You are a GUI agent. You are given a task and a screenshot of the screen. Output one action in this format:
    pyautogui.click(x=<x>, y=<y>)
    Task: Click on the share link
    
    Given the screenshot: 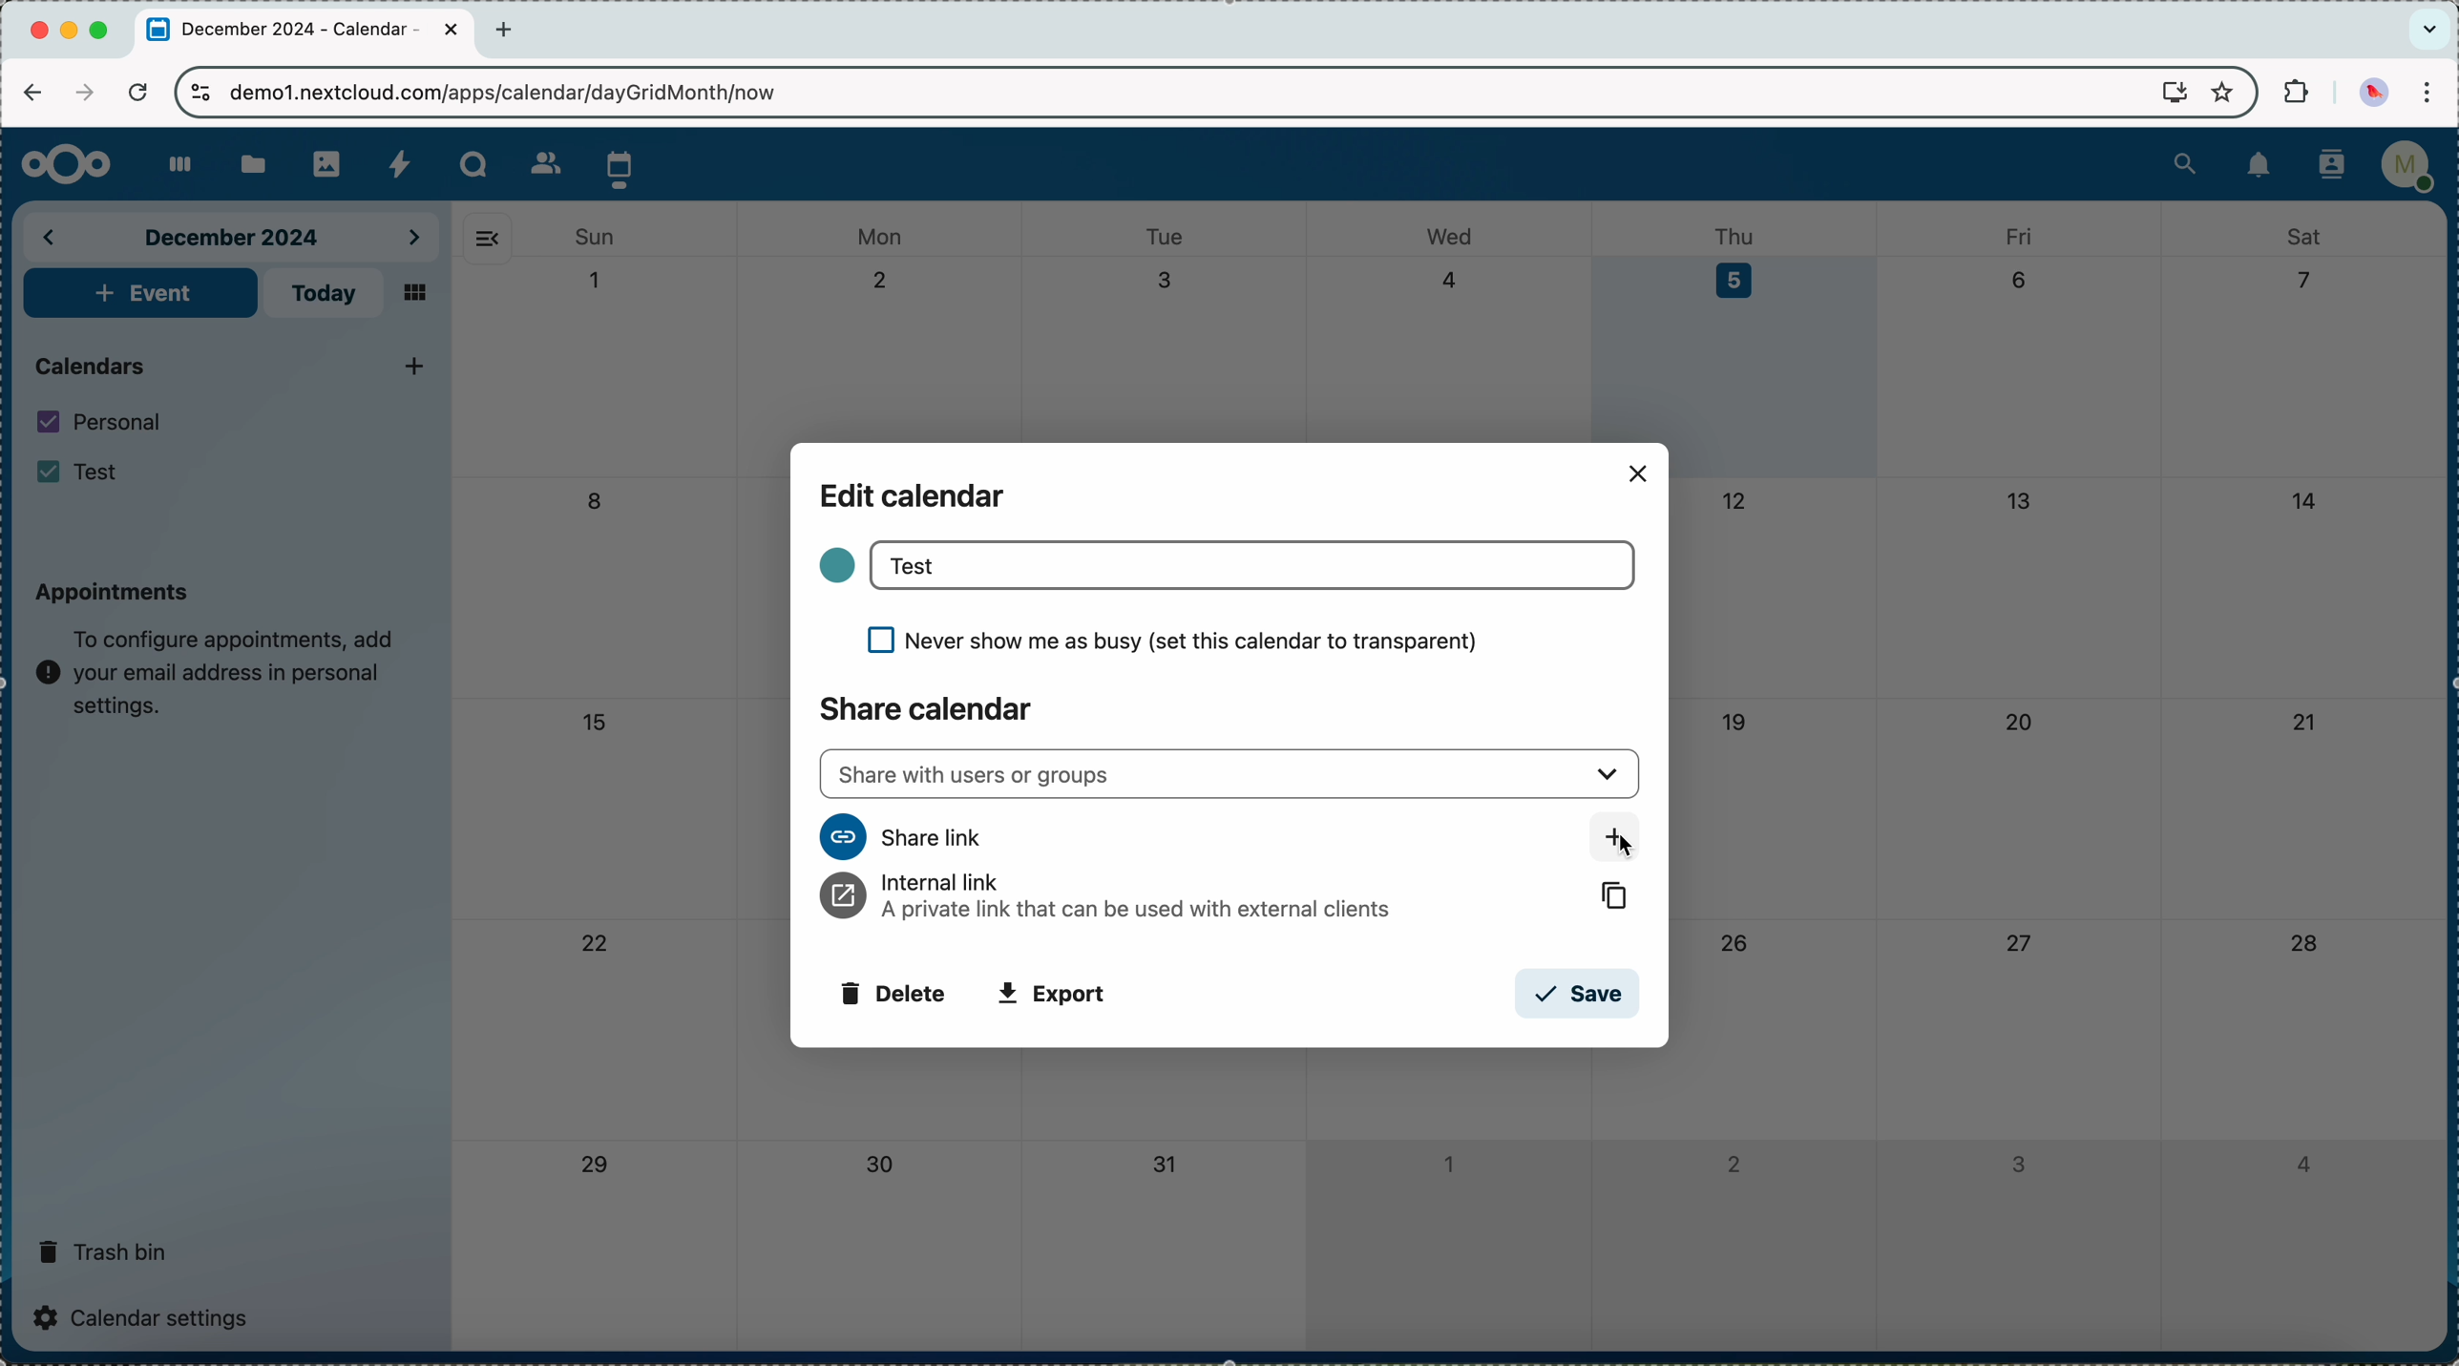 What is the action you would take?
    pyautogui.click(x=902, y=835)
    